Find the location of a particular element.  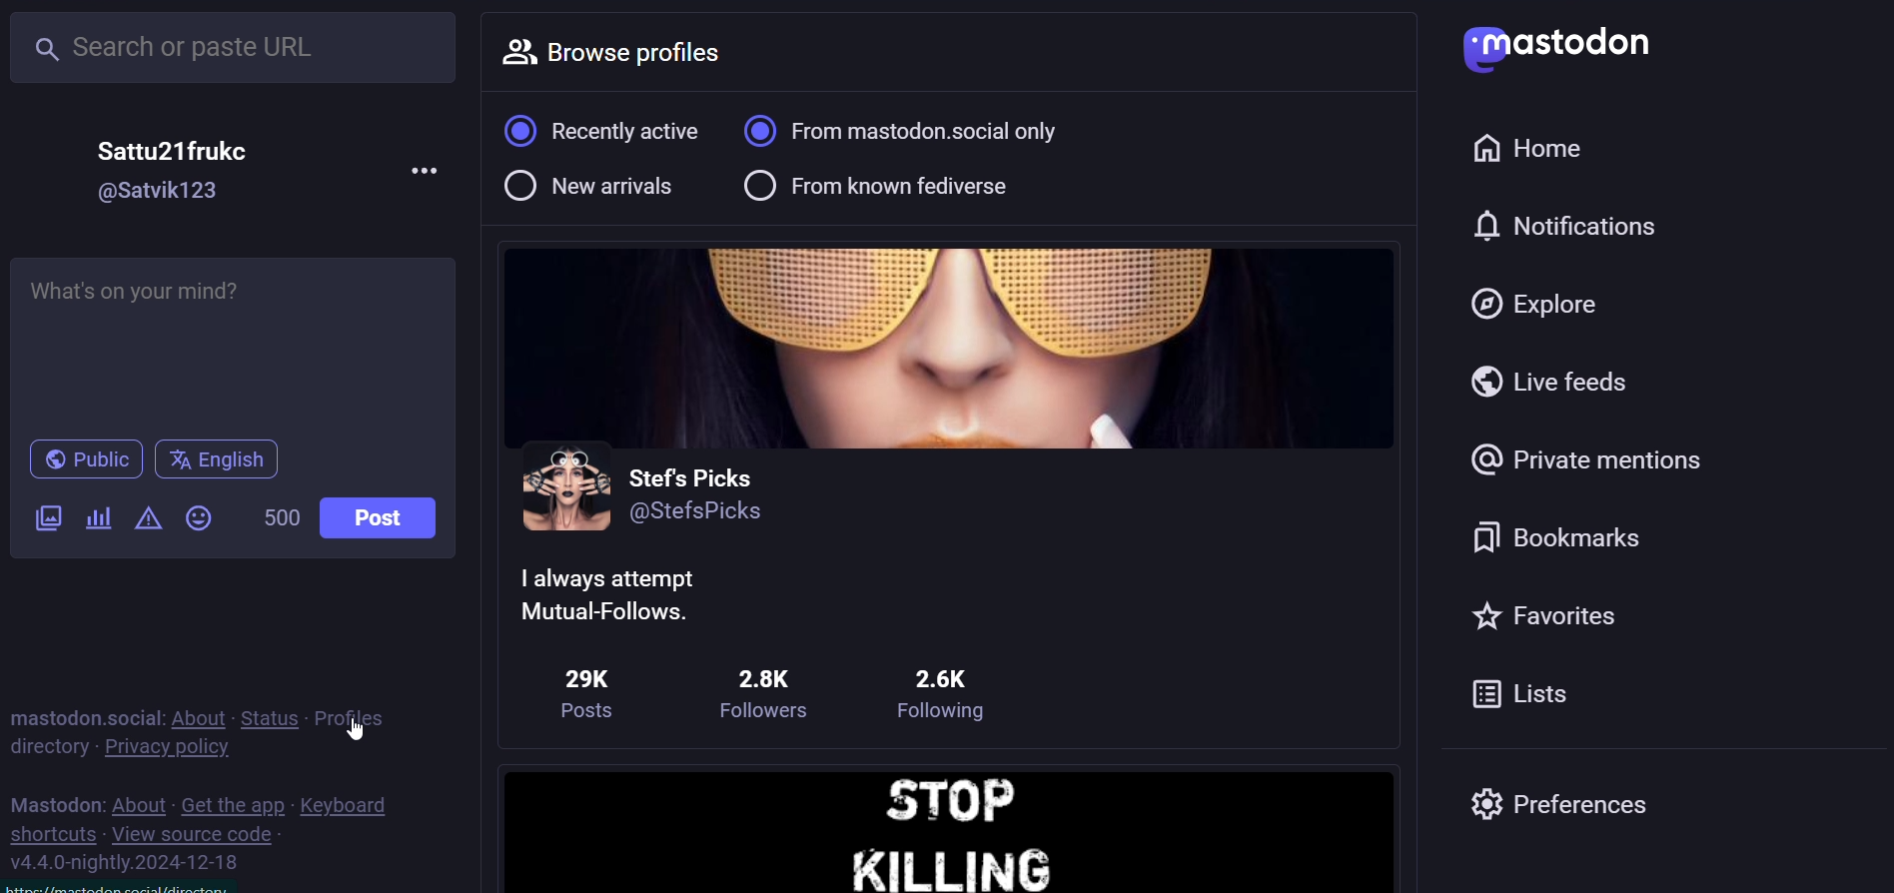

bookmark is located at coordinates (1567, 535).